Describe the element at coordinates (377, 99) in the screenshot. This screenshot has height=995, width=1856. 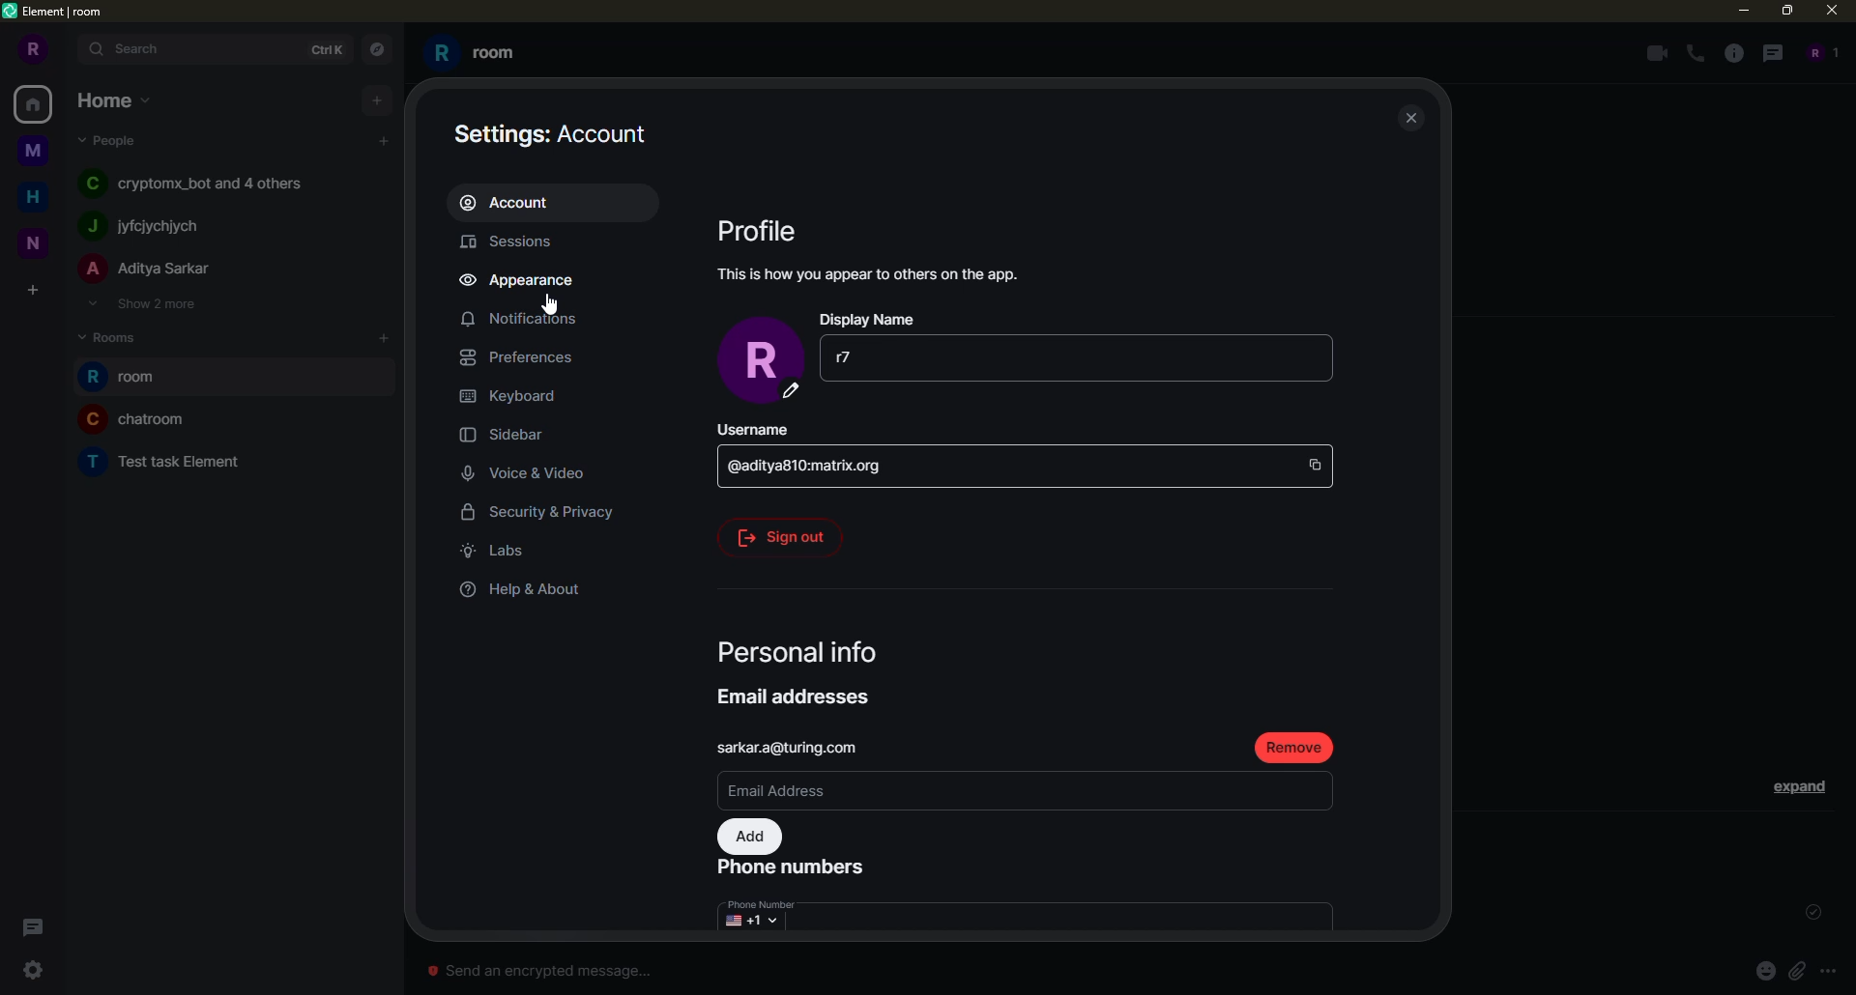
I see `add` at that location.